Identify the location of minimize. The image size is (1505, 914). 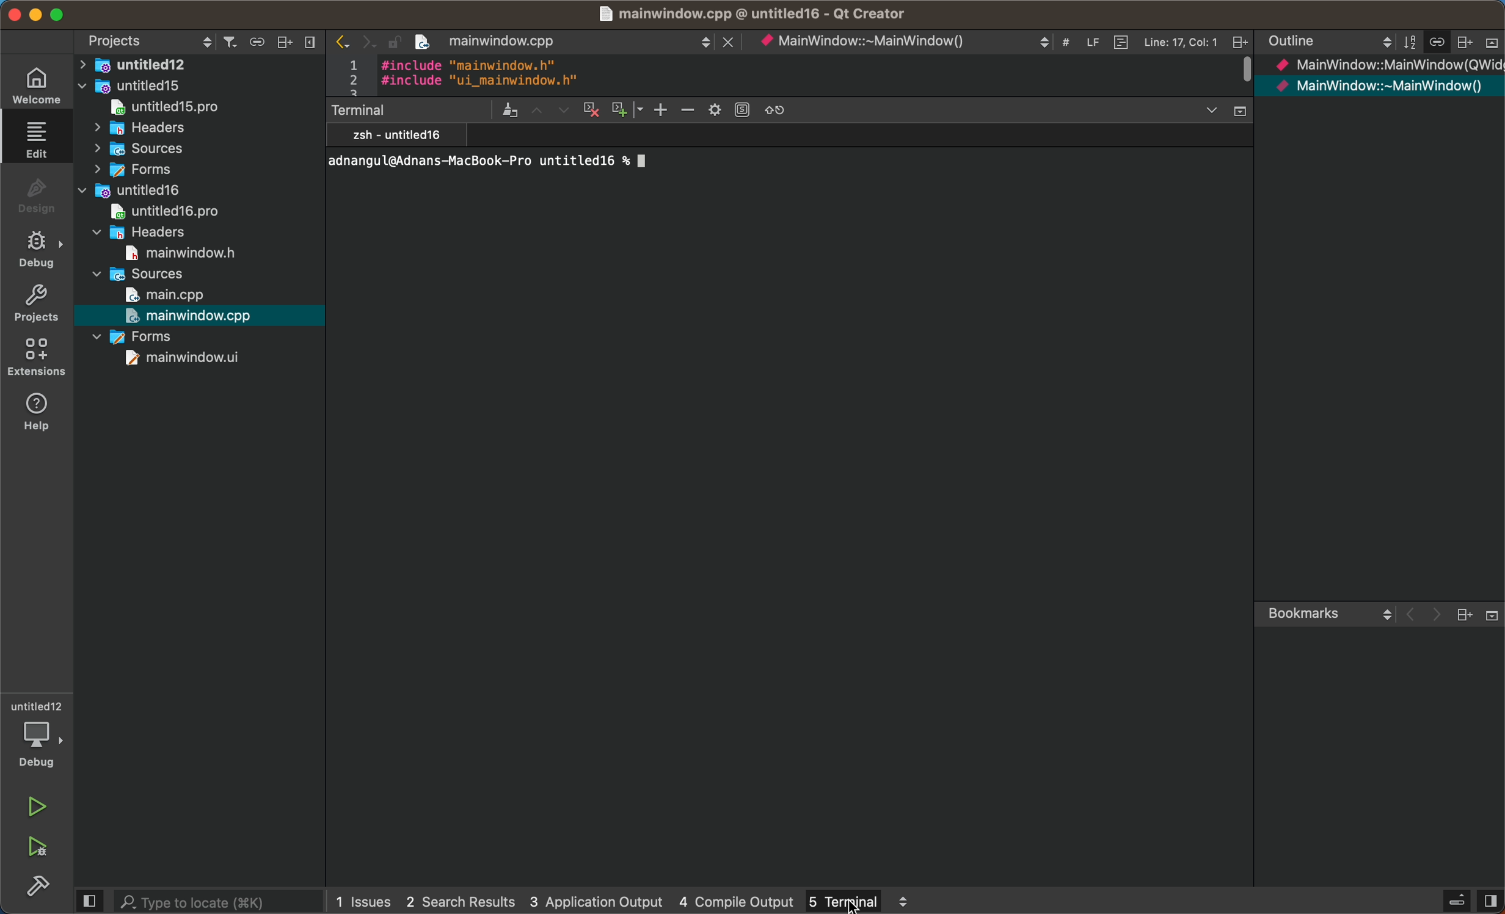
(13, 13).